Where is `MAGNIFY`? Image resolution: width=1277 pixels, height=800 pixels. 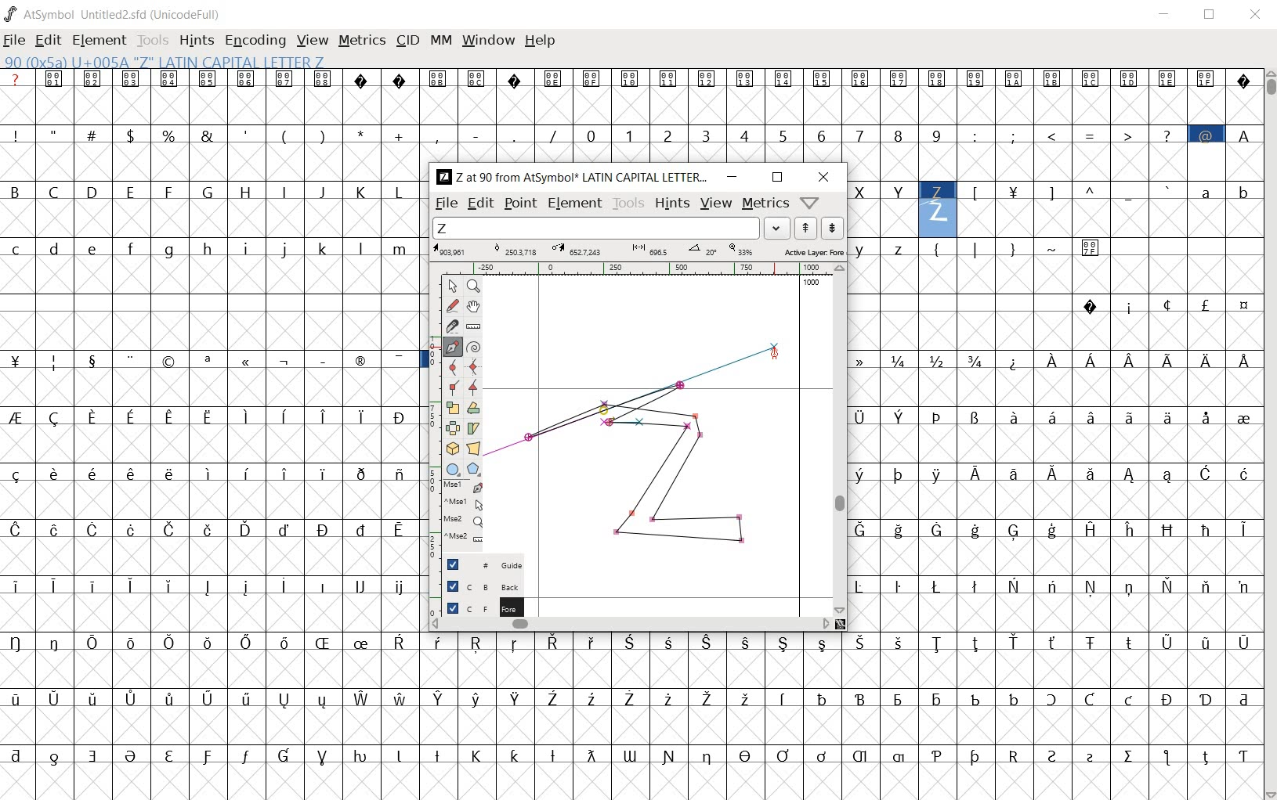 MAGNIFY is located at coordinates (473, 286).